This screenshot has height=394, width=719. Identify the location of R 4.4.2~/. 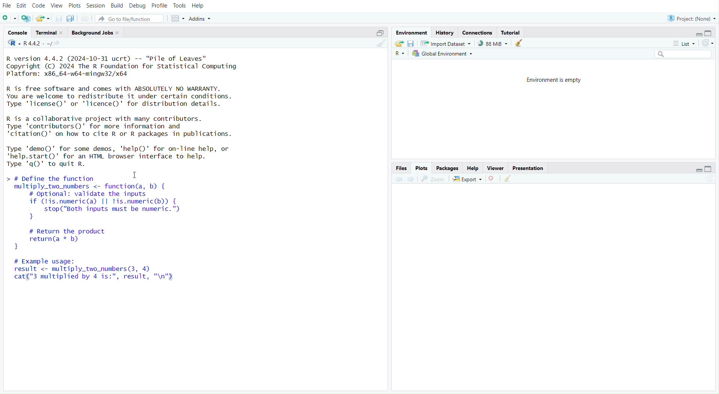
(38, 44).